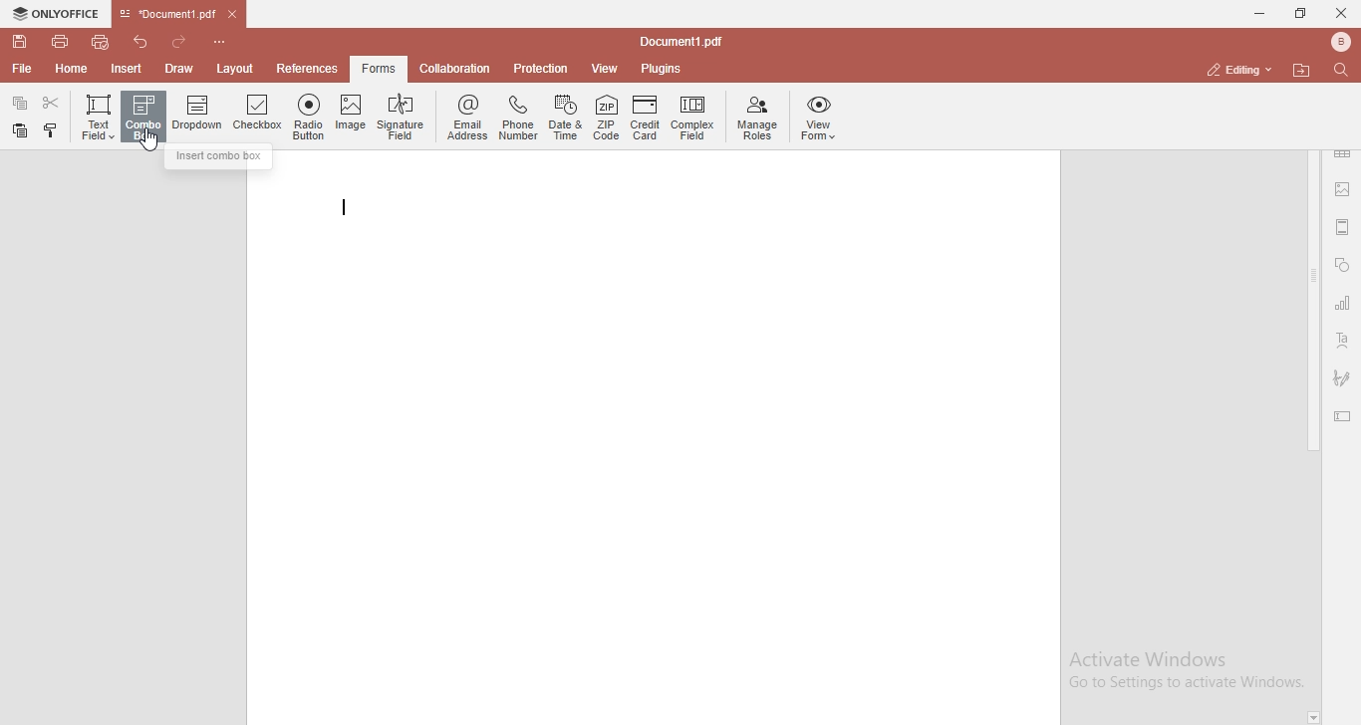 Image resolution: width=1361 pixels, height=725 pixels. What do you see at coordinates (238, 69) in the screenshot?
I see `layout` at bounding box center [238, 69].